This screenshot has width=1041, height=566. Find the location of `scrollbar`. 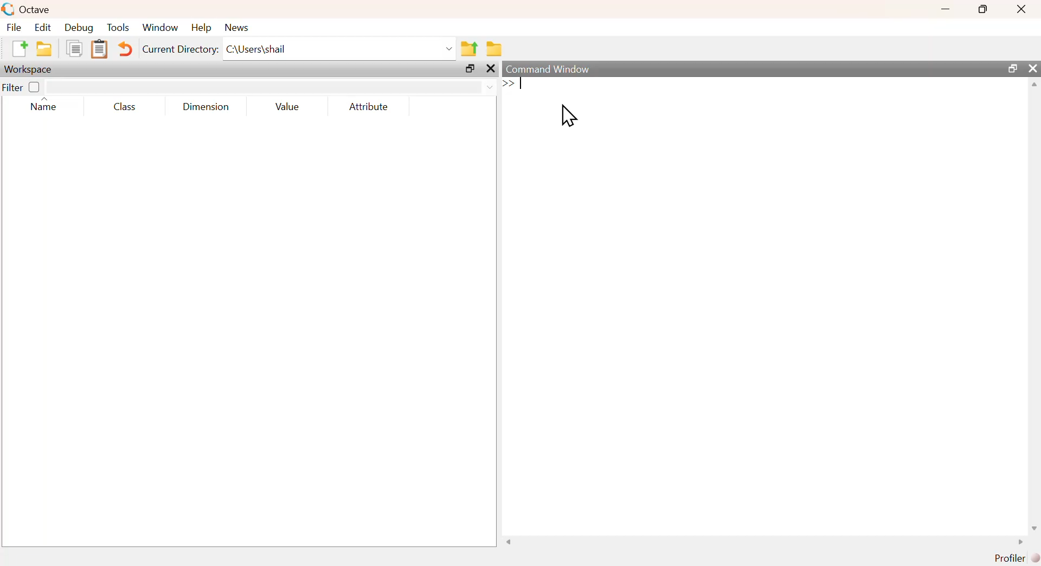

scrollbar is located at coordinates (765, 542).